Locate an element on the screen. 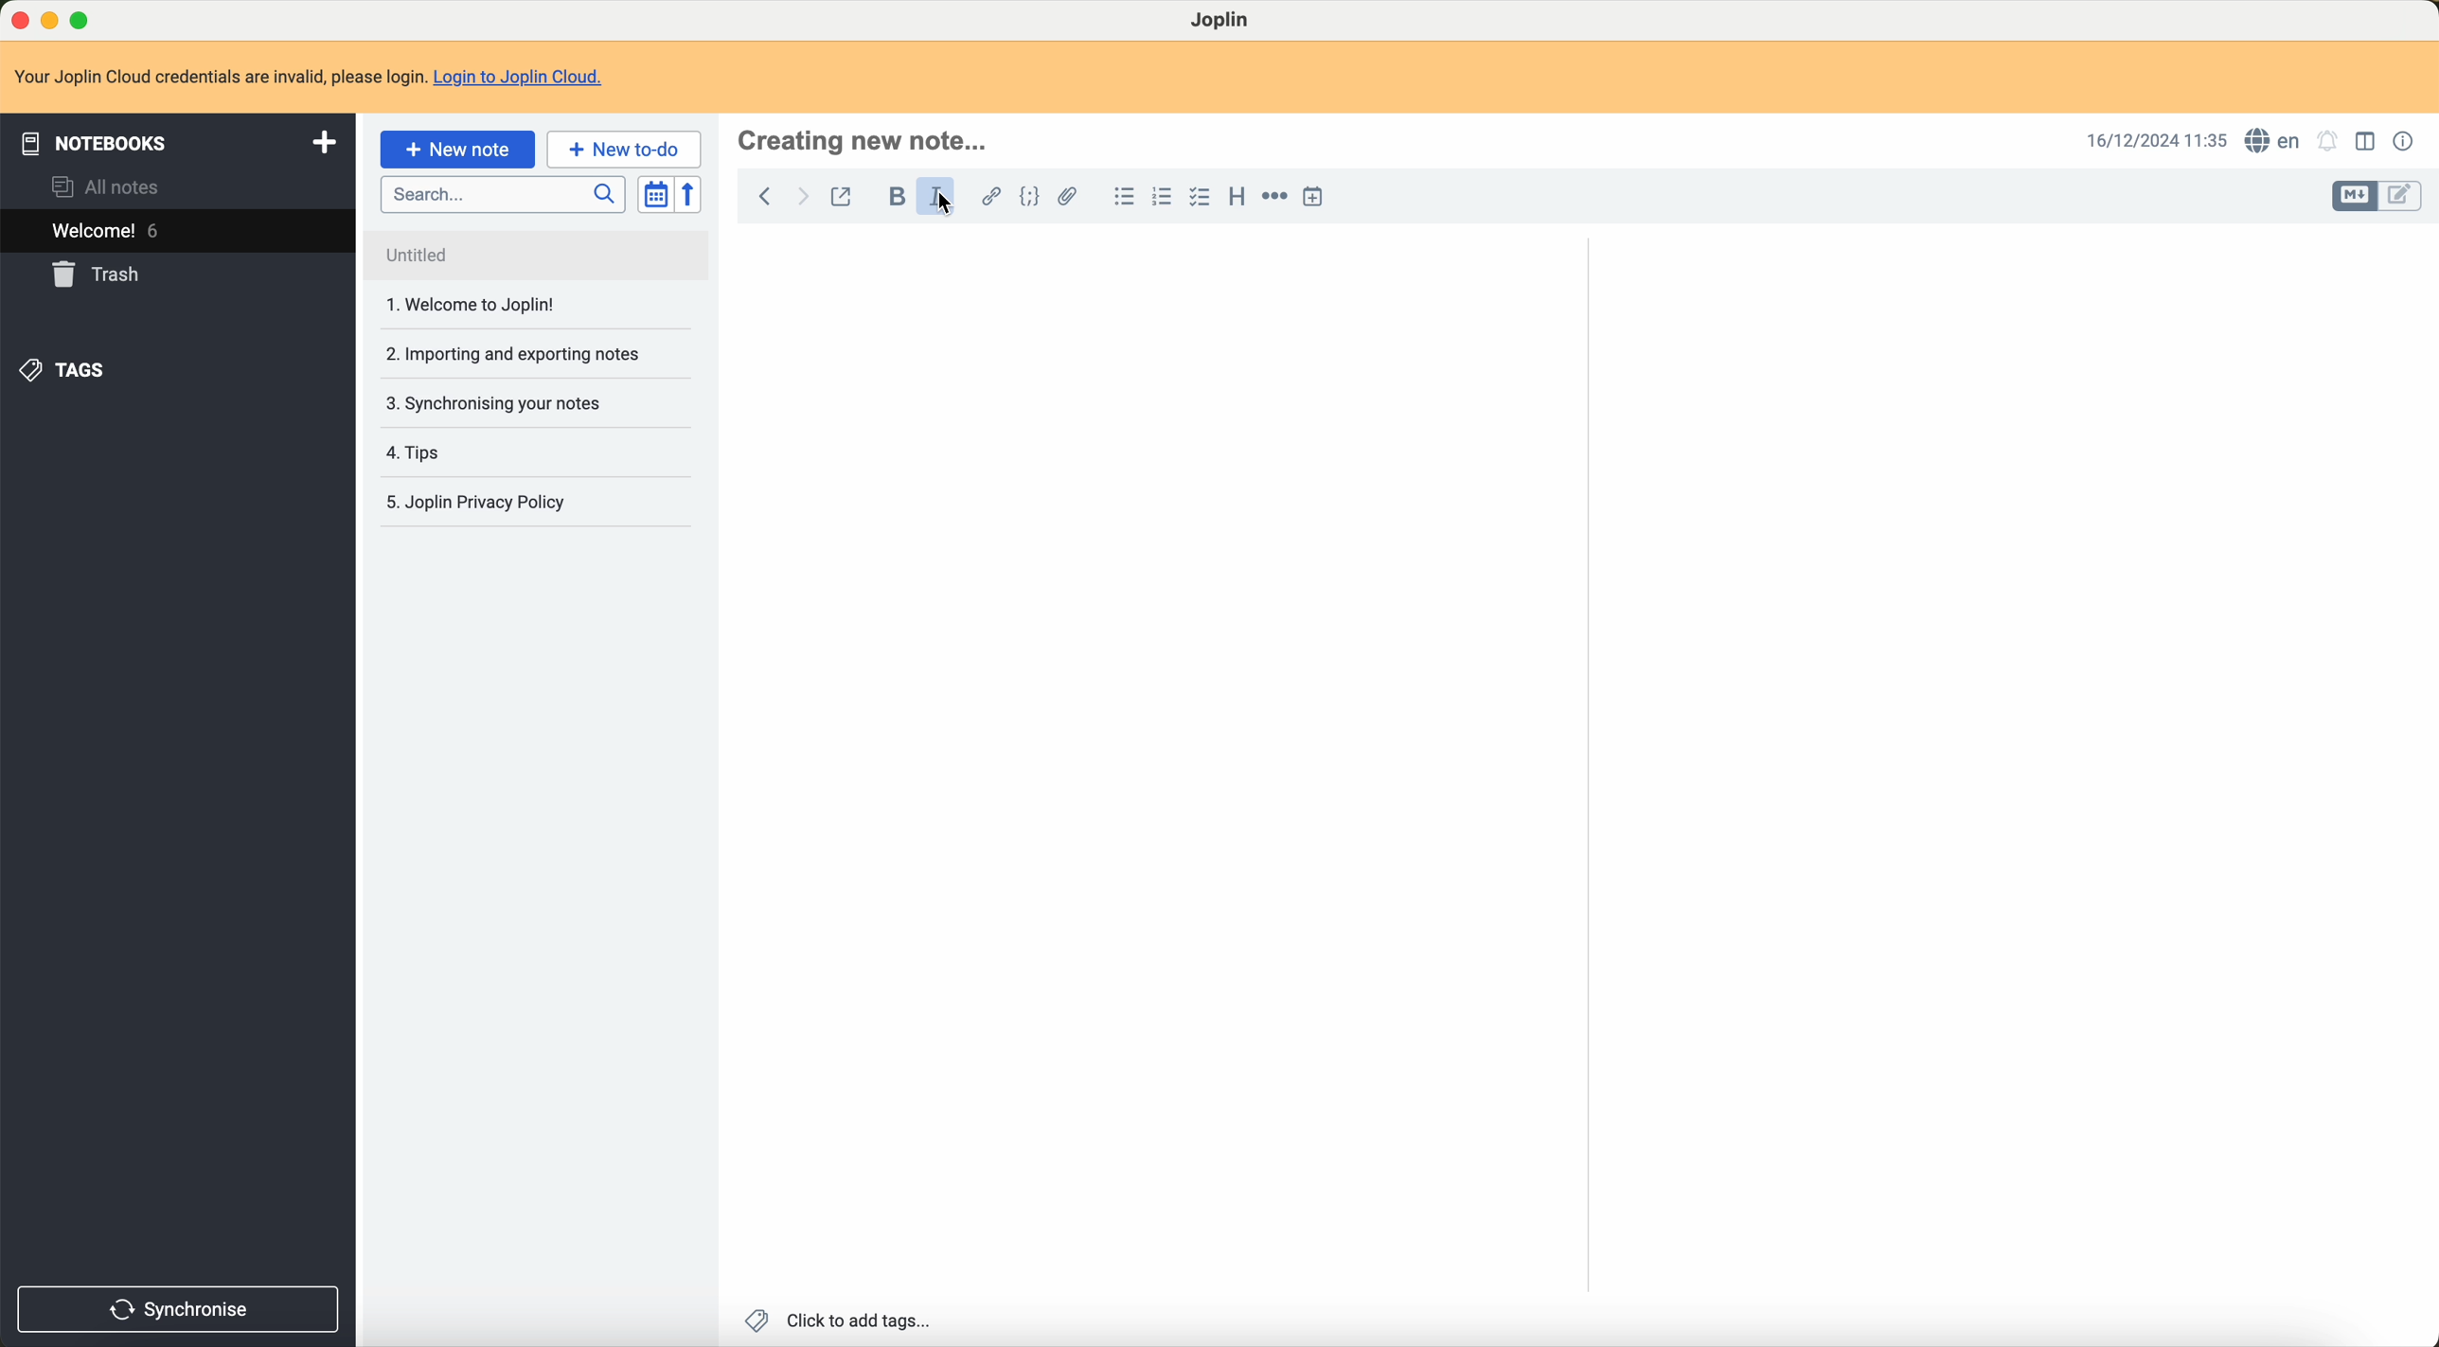  typing is located at coordinates (777, 265).